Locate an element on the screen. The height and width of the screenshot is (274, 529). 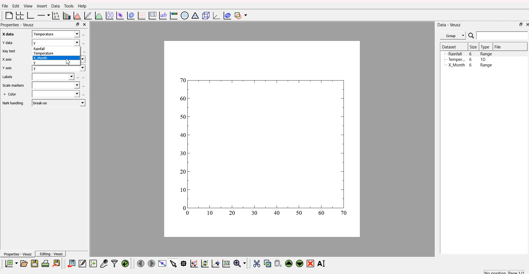
maximize is located at coordinates (77, 25).